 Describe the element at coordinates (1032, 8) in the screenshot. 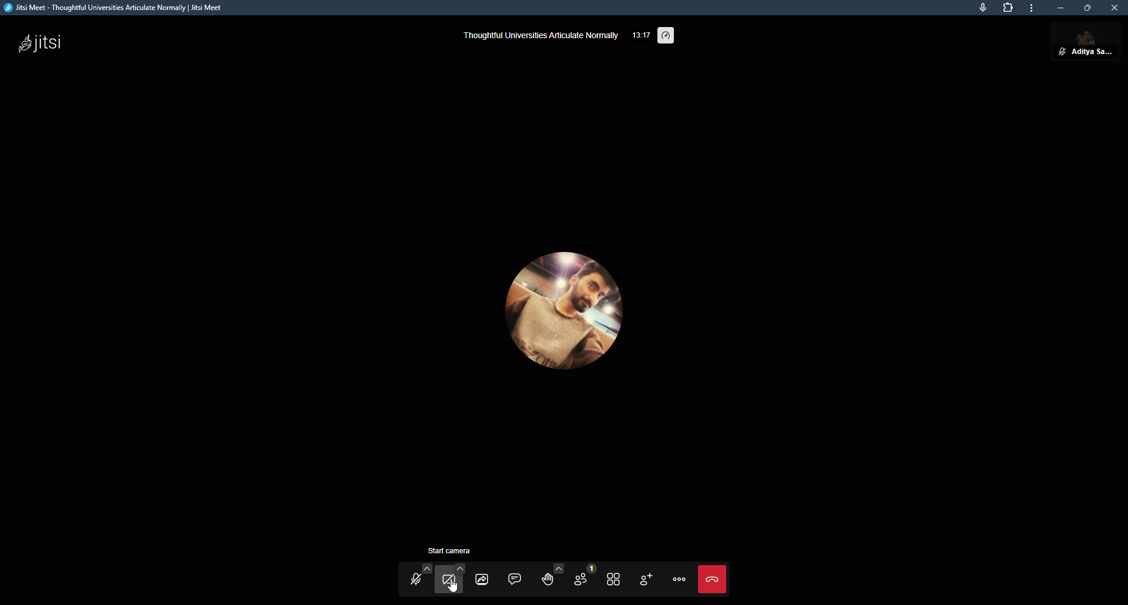

I see `more` at that location.